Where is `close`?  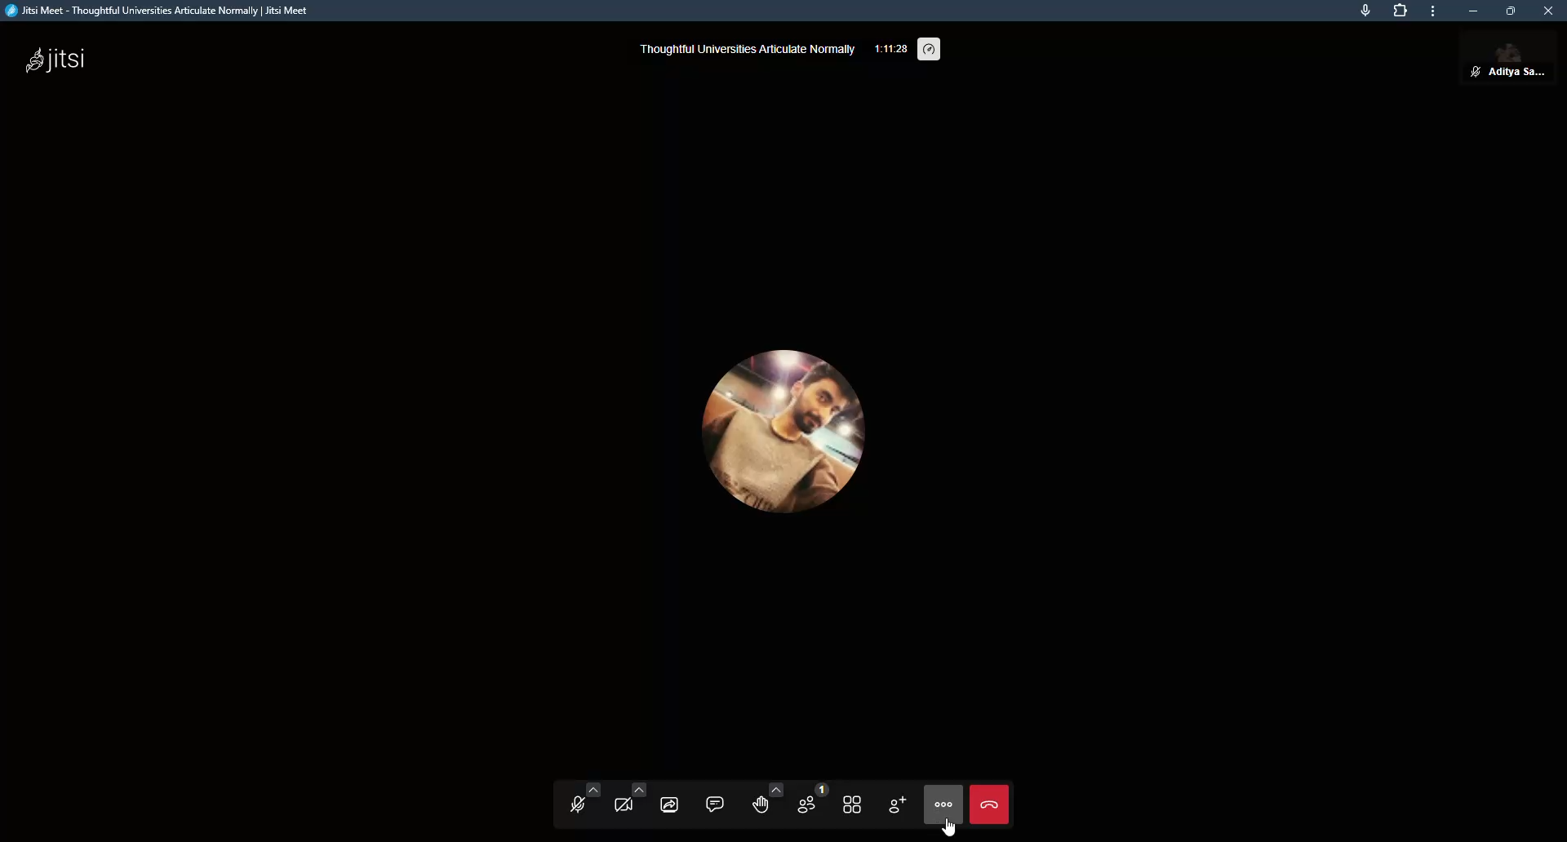
close is located at coordinates (1547, 11).